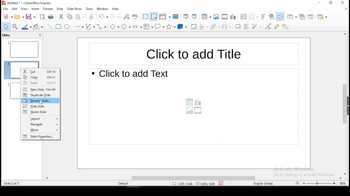  Describe the element at coordinates (277, 27) in the screenshot. I see `show gluepoint functions` at that location.